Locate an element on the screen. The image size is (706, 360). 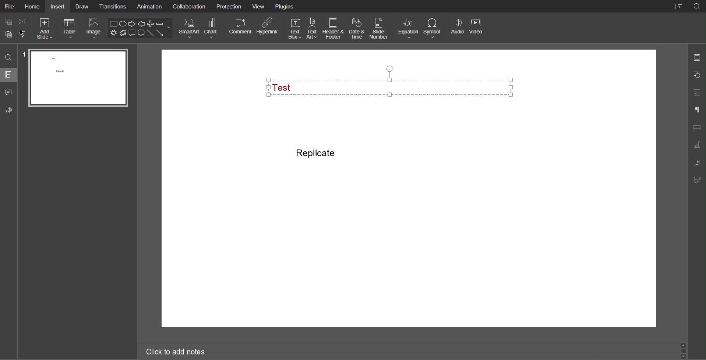
Slide Settings is located at coordinates (697, 57).